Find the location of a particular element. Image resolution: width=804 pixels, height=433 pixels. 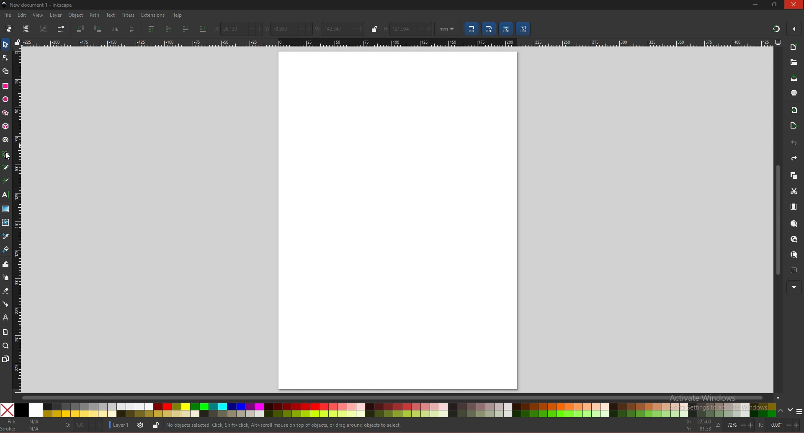

lock is located at coordinates (375, 29).